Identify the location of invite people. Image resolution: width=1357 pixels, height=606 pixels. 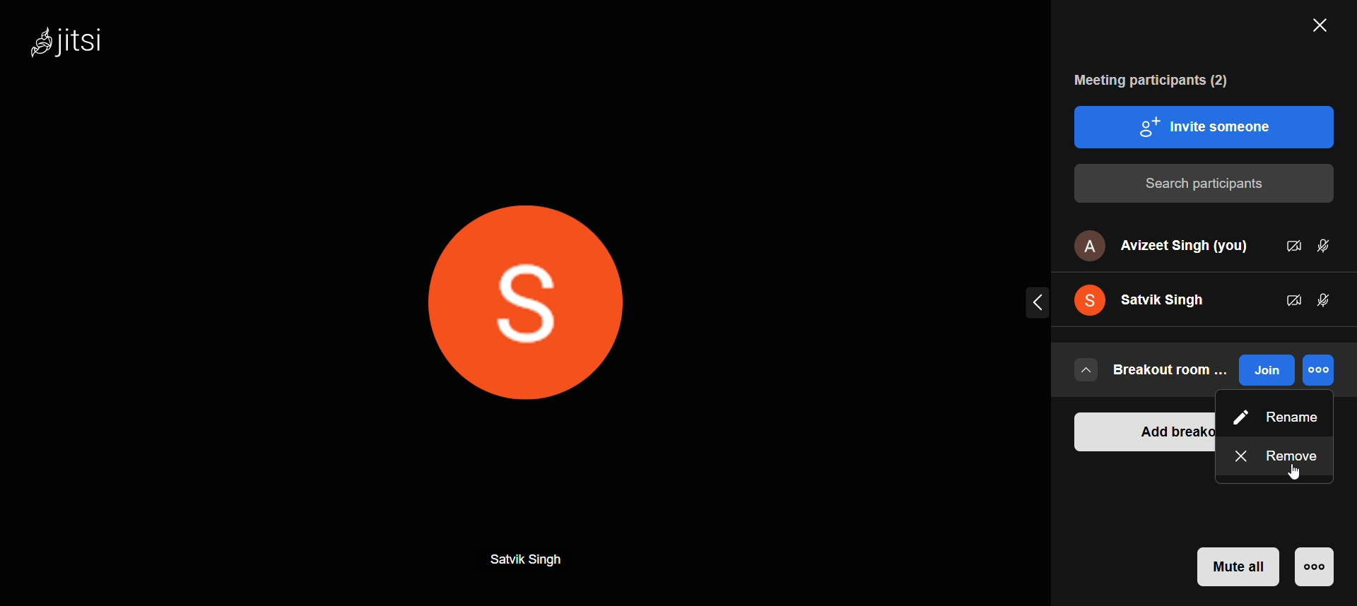
(1207, 126).